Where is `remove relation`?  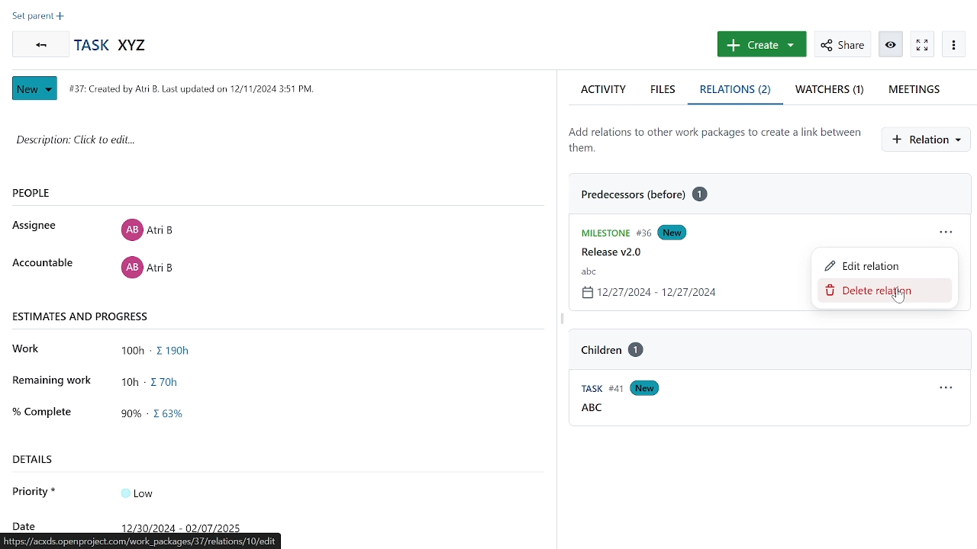
remove relation is located at coordinates (884, 291).